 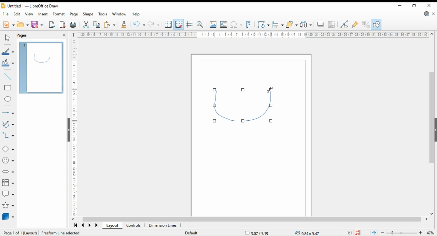 I want to click on clone formatting, so click(x=125, y=25).